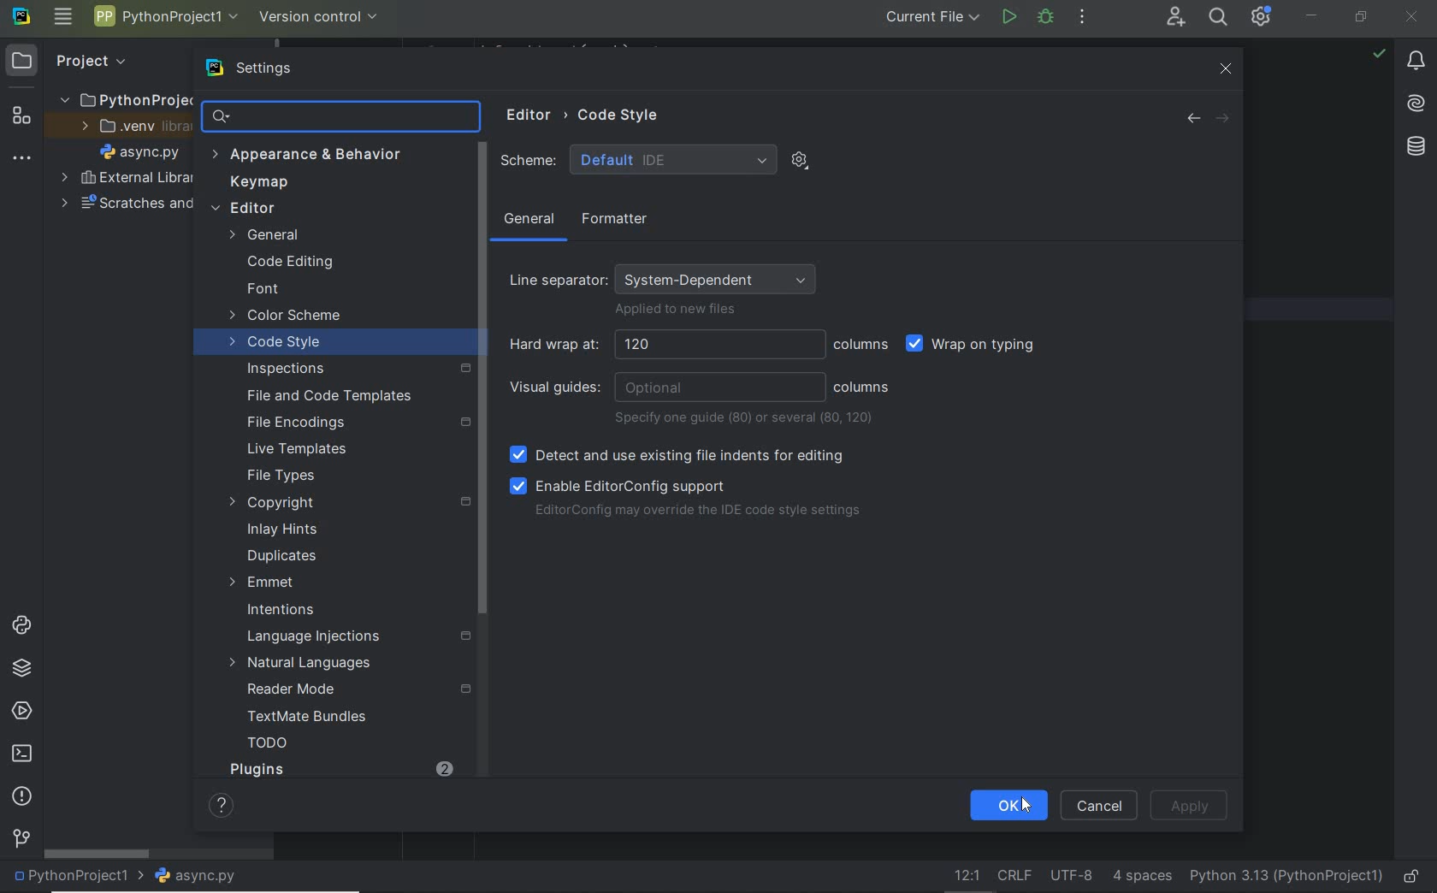 This screenshot has width=1437, height=893. What do you see at coordinates (283, 556) in the screenshot?
I see `duplicates` at bounding box center [283, 556].